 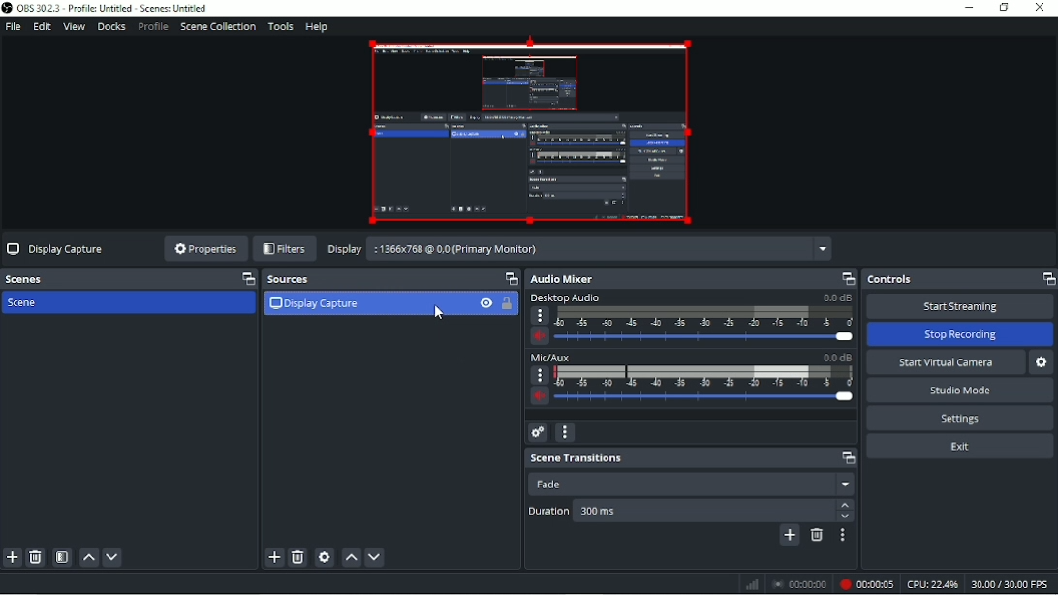 I want to click on Advanced audio properties, so click(x=538, y=432).